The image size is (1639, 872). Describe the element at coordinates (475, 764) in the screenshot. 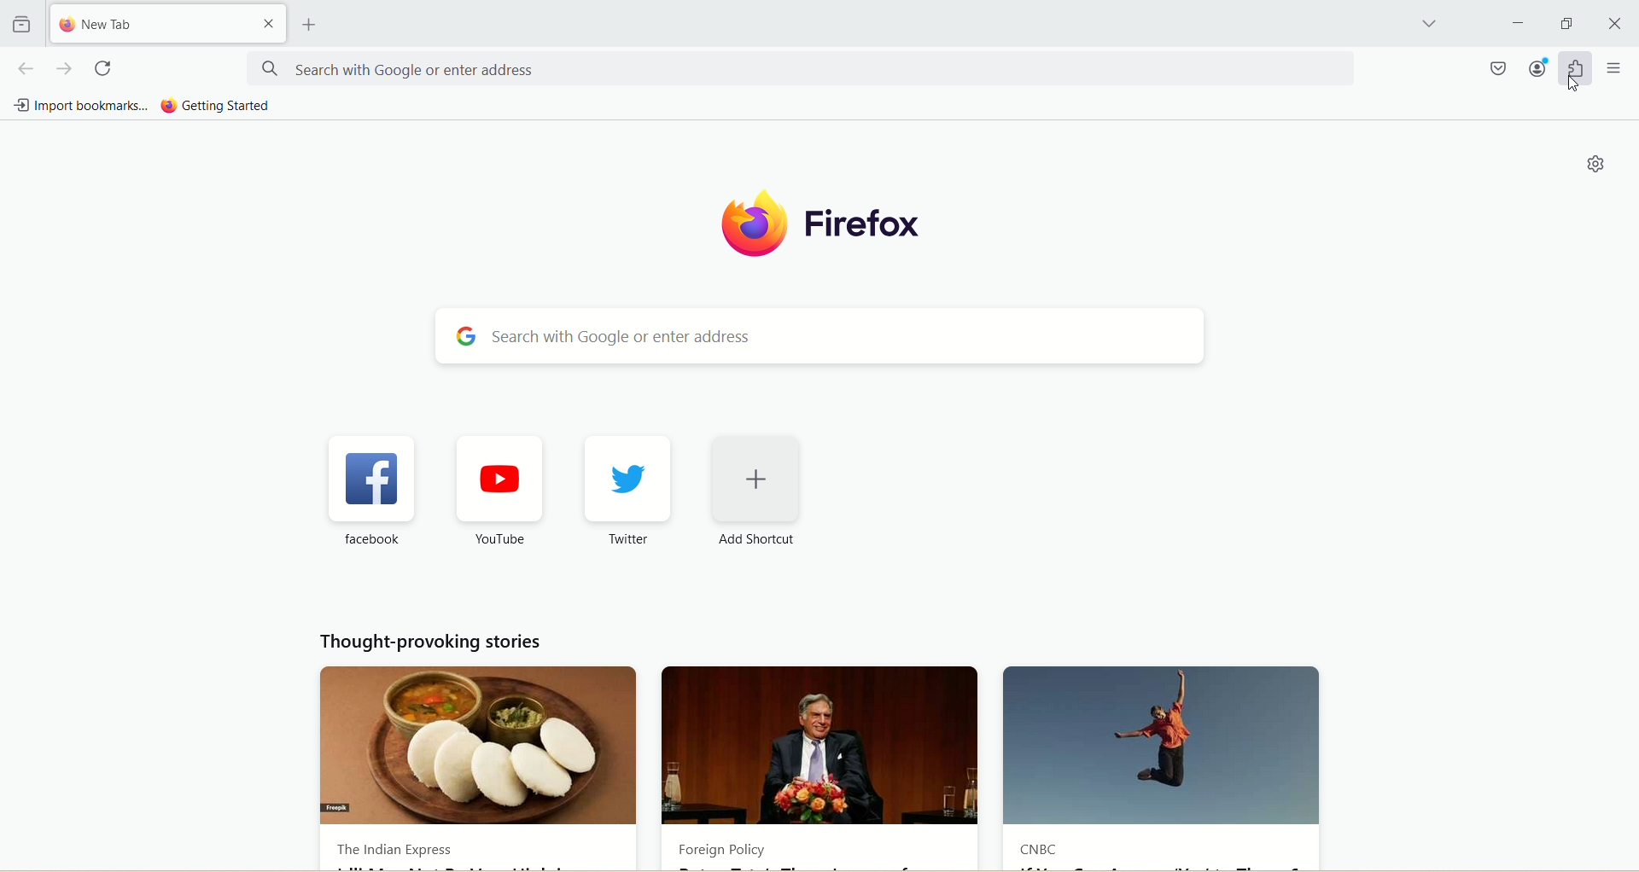

I see `The Indian Express` at that location.